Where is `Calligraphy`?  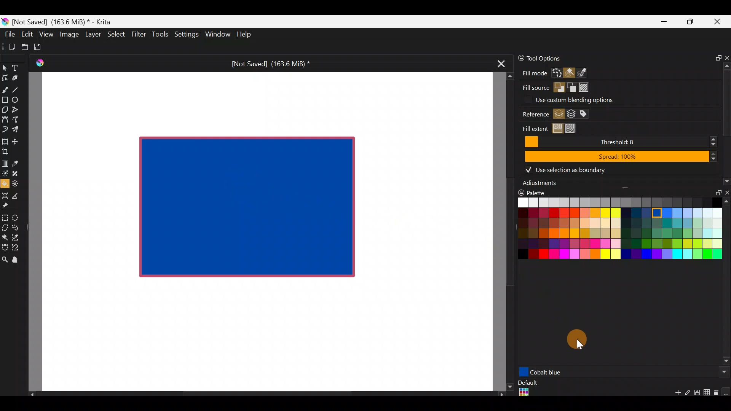 Calligraphy is located at coordinates (16, 78).